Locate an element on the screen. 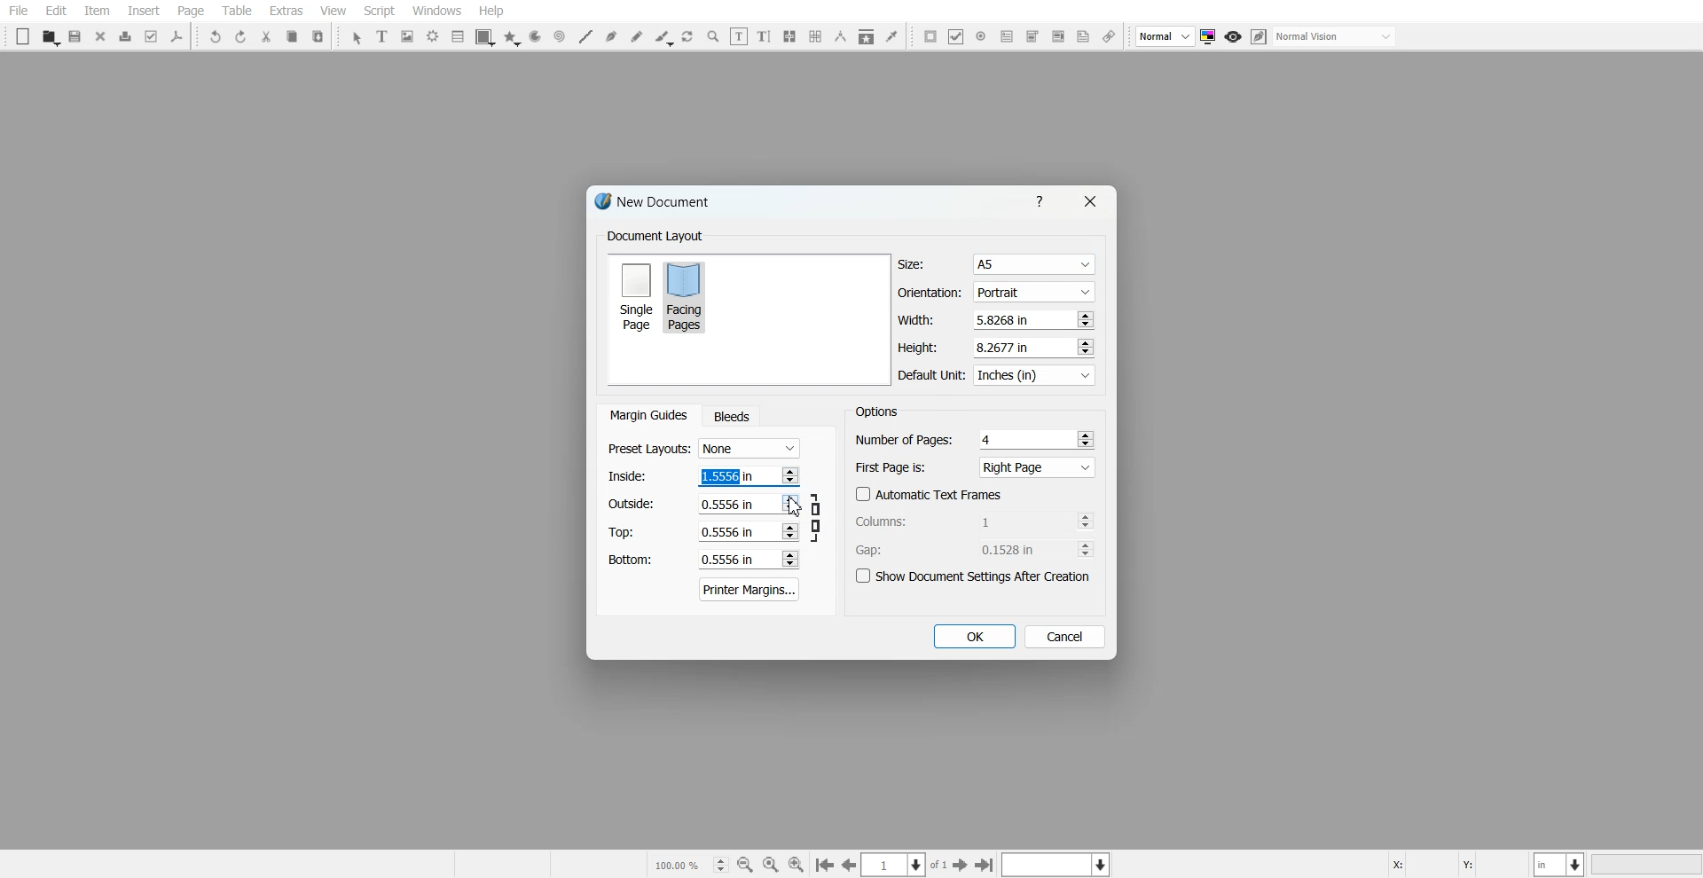 Image resolution: width=1703 pixels, height=878 pixels. Table is located at coordinates (236, 11).